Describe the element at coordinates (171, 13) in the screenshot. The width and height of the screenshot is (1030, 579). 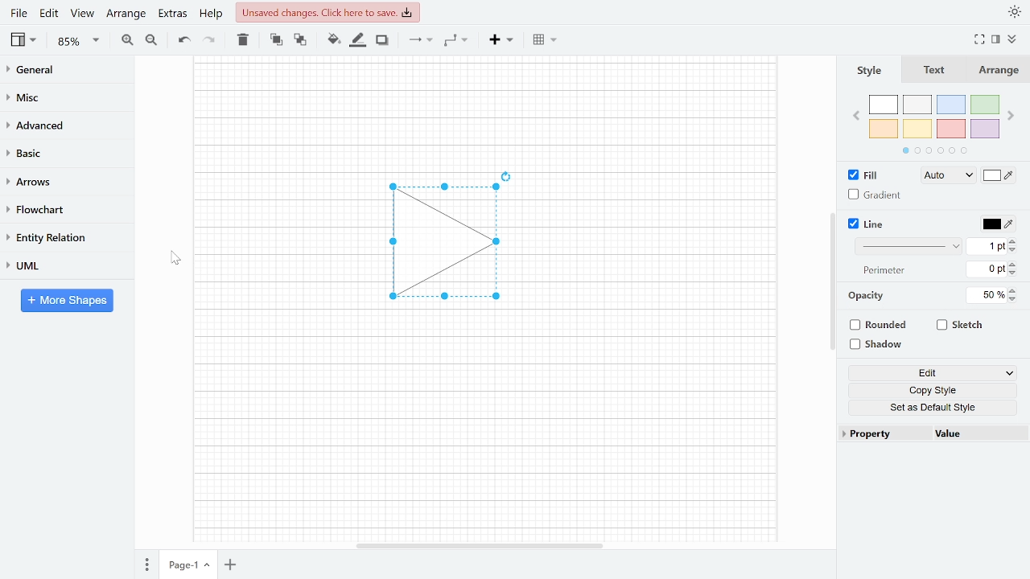
I see `Extras` at that location.